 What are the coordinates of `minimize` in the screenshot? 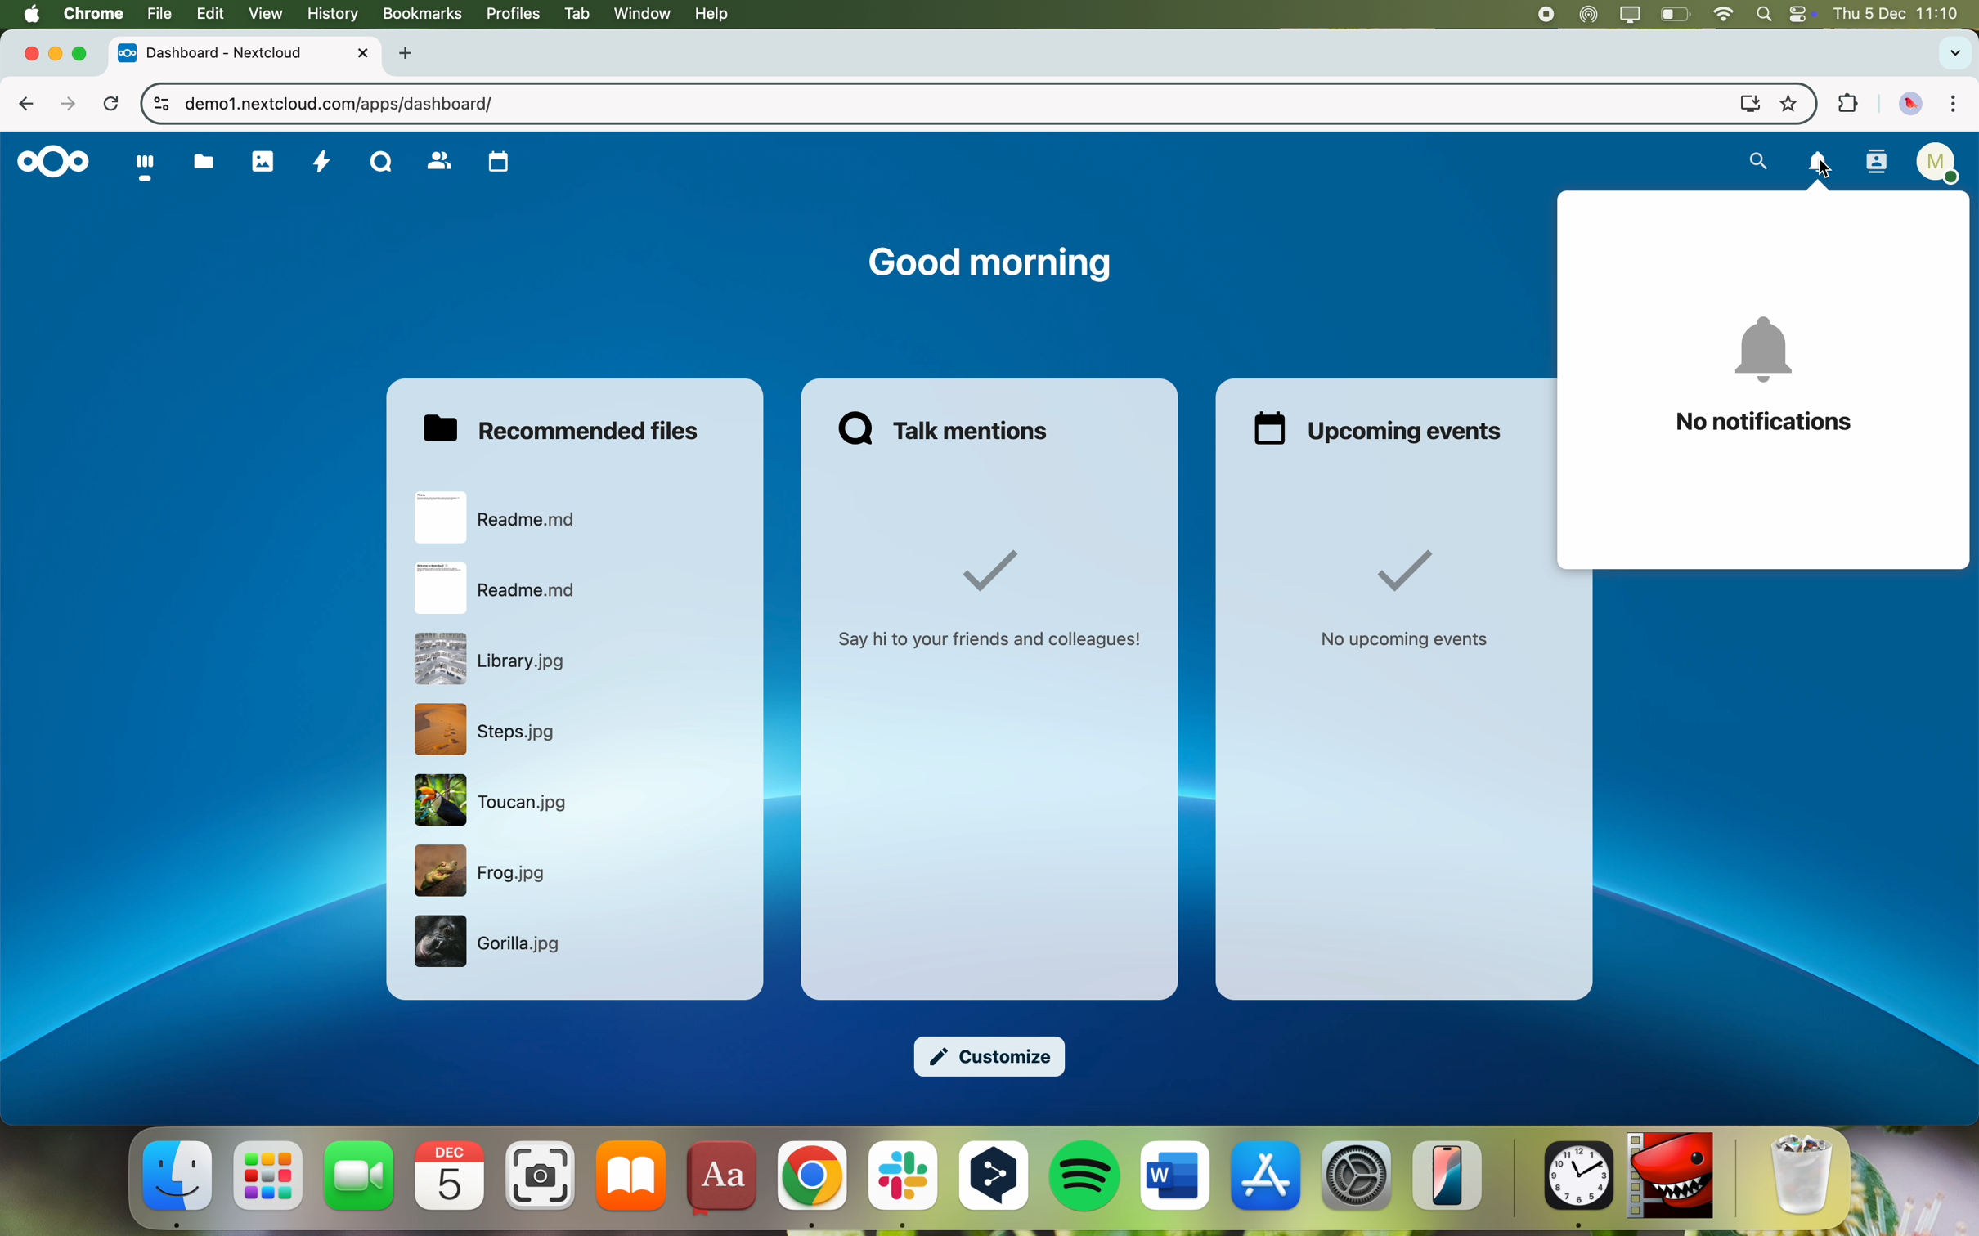 It's located at (56, 56).